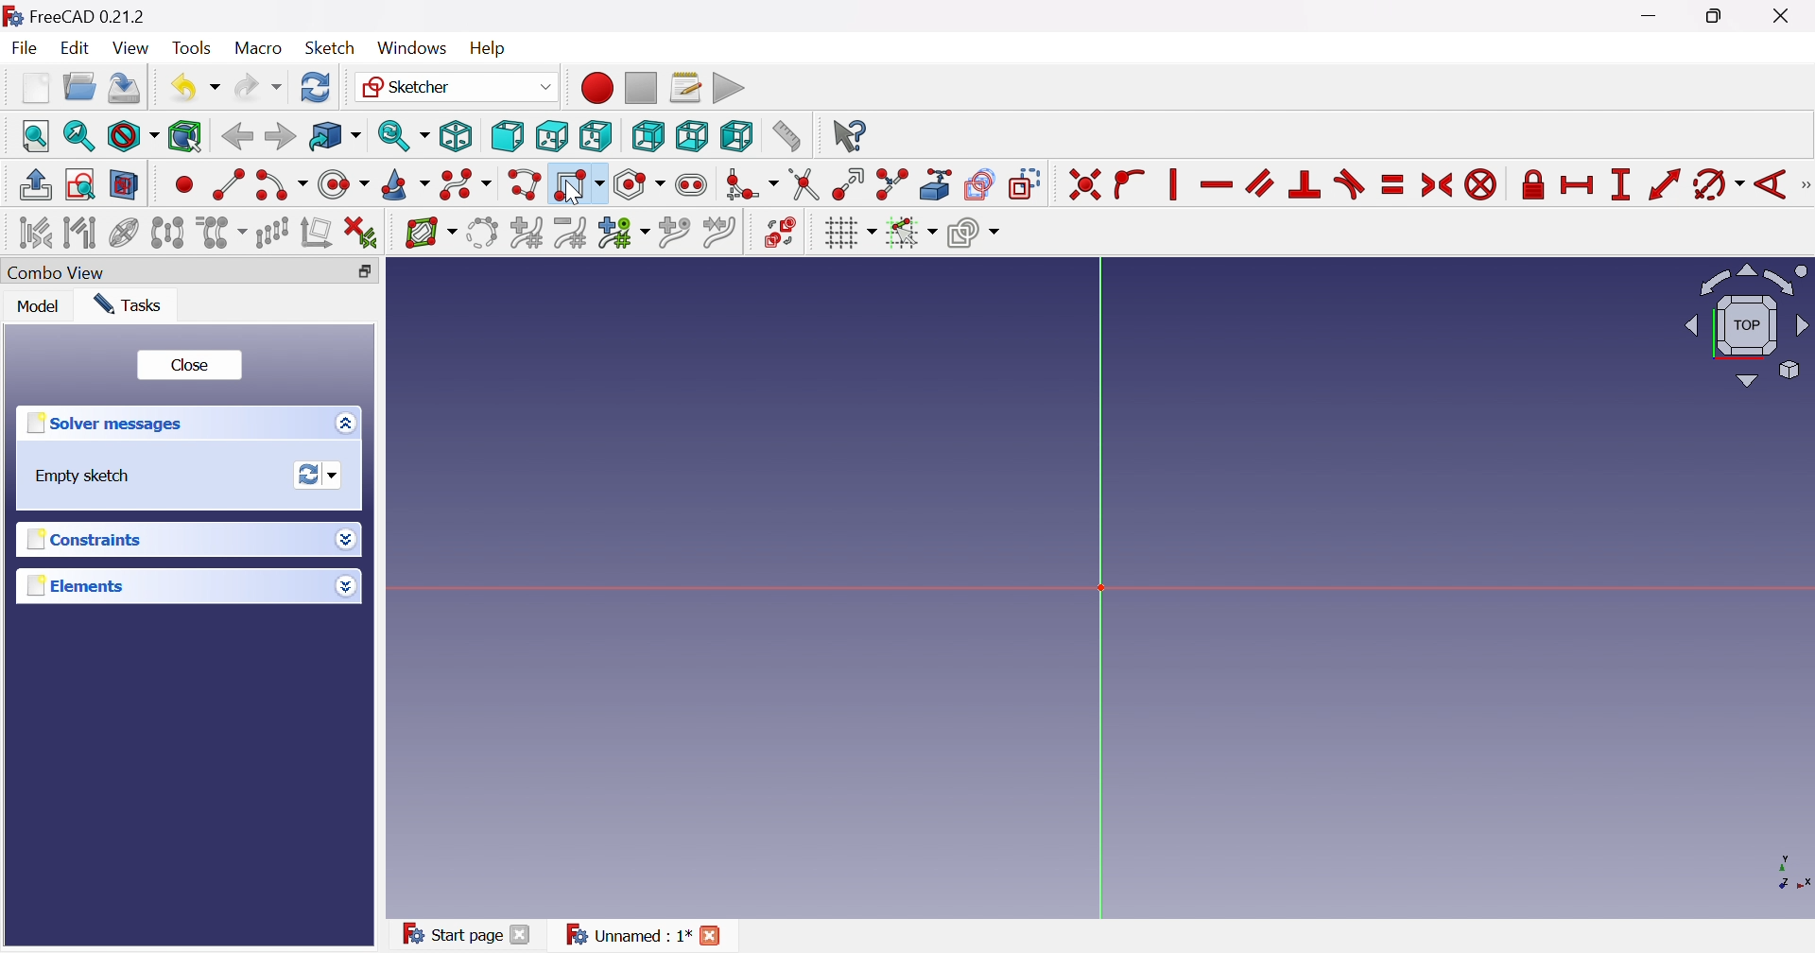 This screenshot has height=953, width=1815. Describe the element at coordinates (343, 185) in the screenshot. I see `Create circle` at that location.